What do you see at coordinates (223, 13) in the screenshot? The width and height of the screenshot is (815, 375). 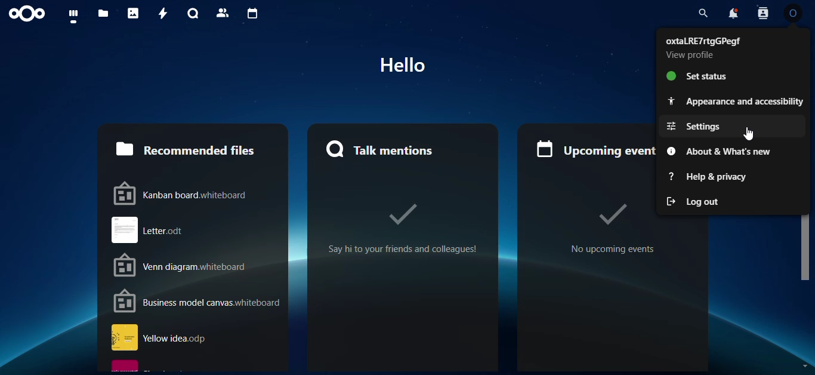 I see `contact` at bounding box center [223, 13].